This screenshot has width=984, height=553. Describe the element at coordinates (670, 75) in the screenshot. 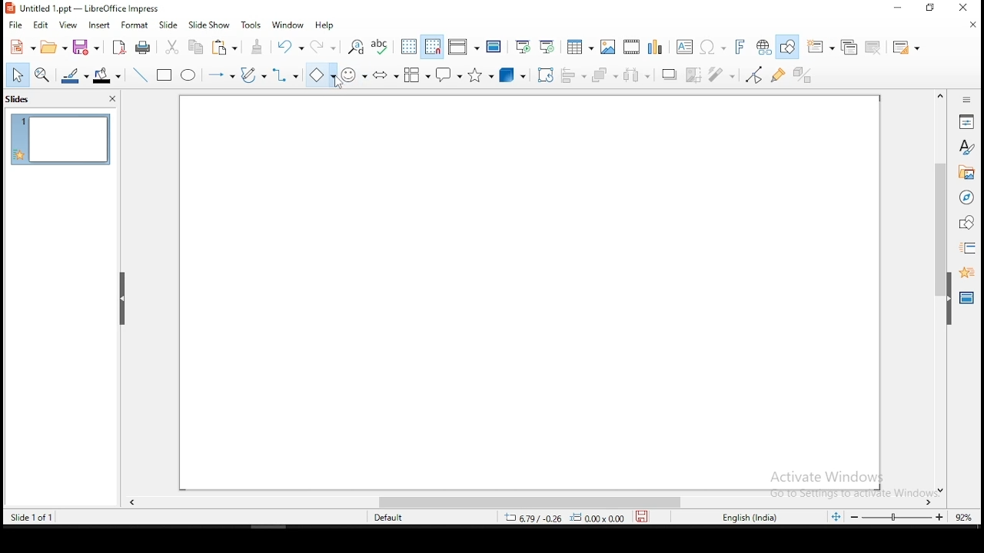

I see `shadow` at that location.